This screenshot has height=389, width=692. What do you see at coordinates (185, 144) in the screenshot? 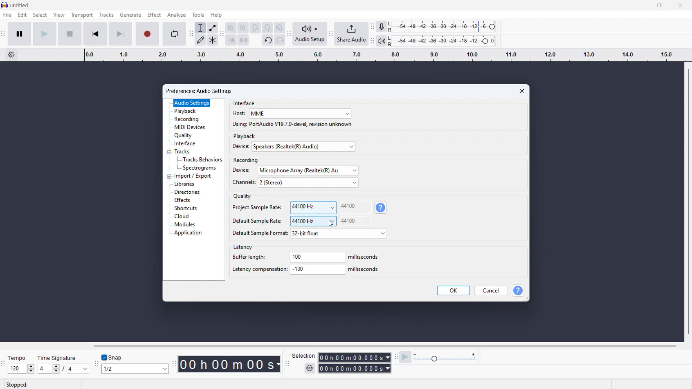
I see `interface` at bounding box center [185, 144].